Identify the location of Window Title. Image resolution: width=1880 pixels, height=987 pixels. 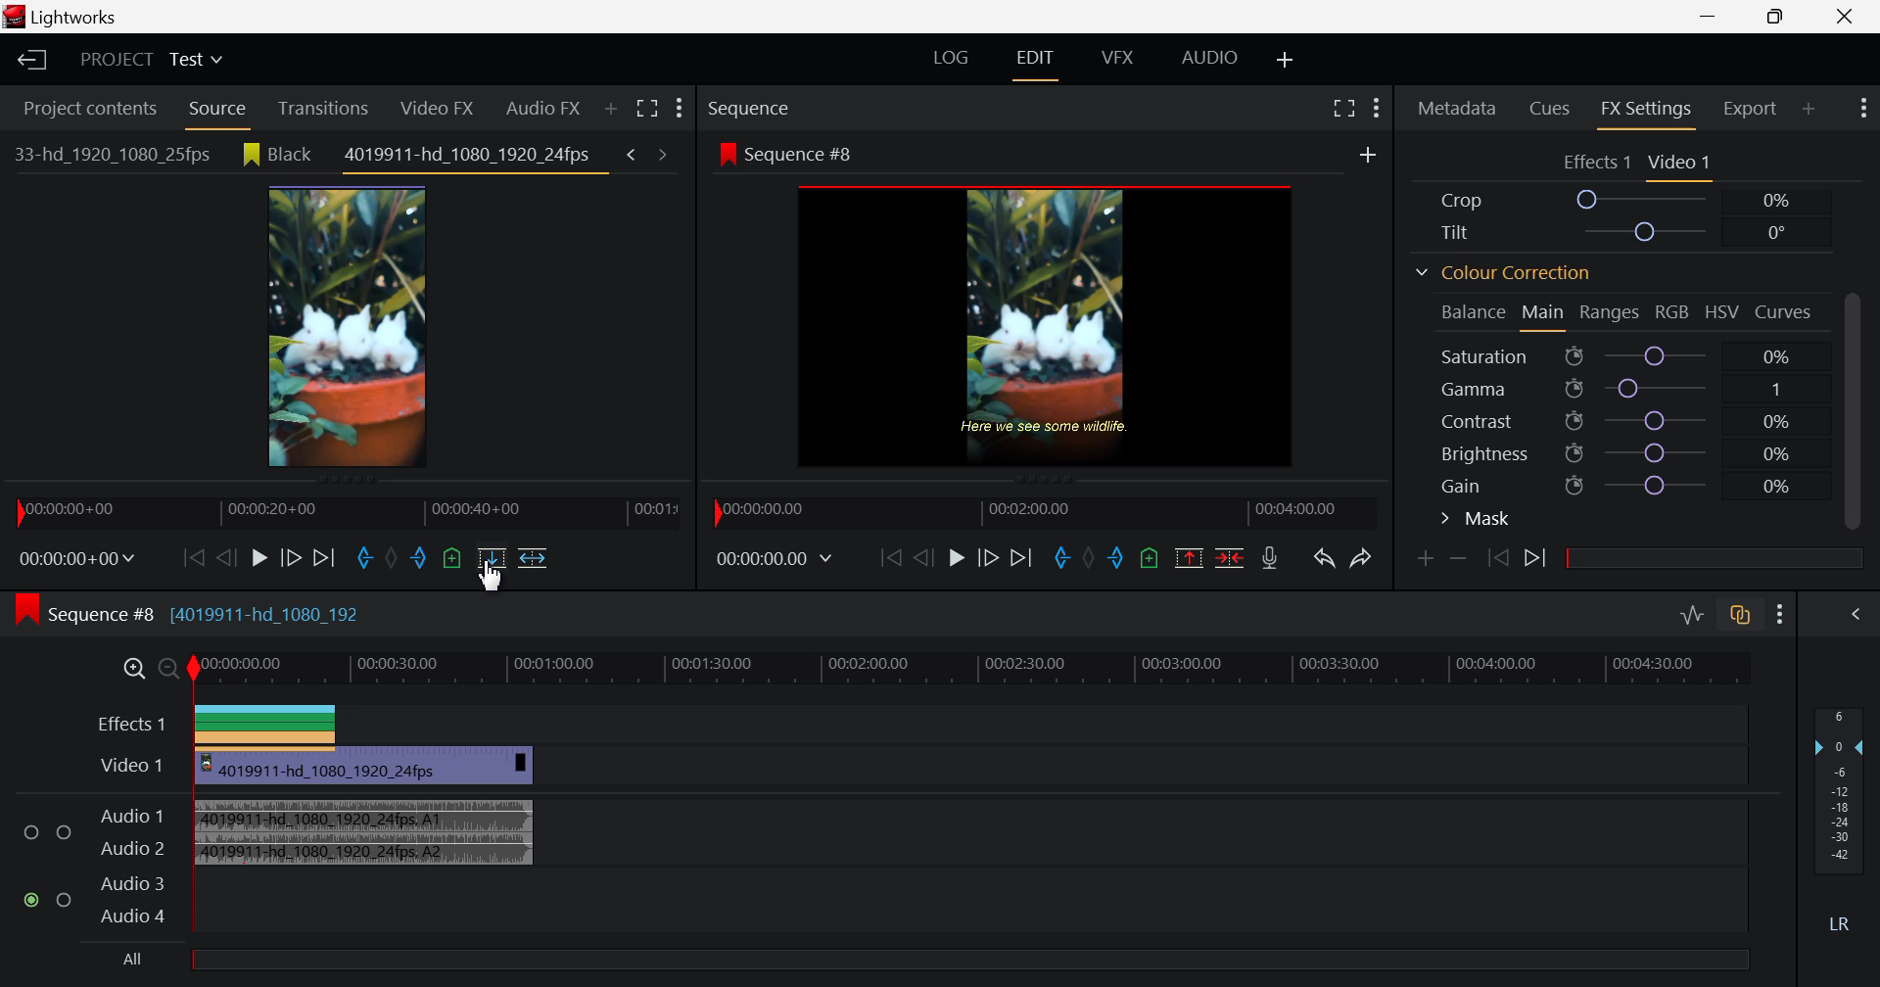
(76, 19).